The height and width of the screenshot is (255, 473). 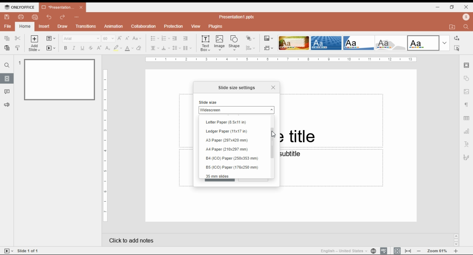 What do you see at coordinates (7, 65) in the screenshot?
I see `find` at bounding box center [7, 65].